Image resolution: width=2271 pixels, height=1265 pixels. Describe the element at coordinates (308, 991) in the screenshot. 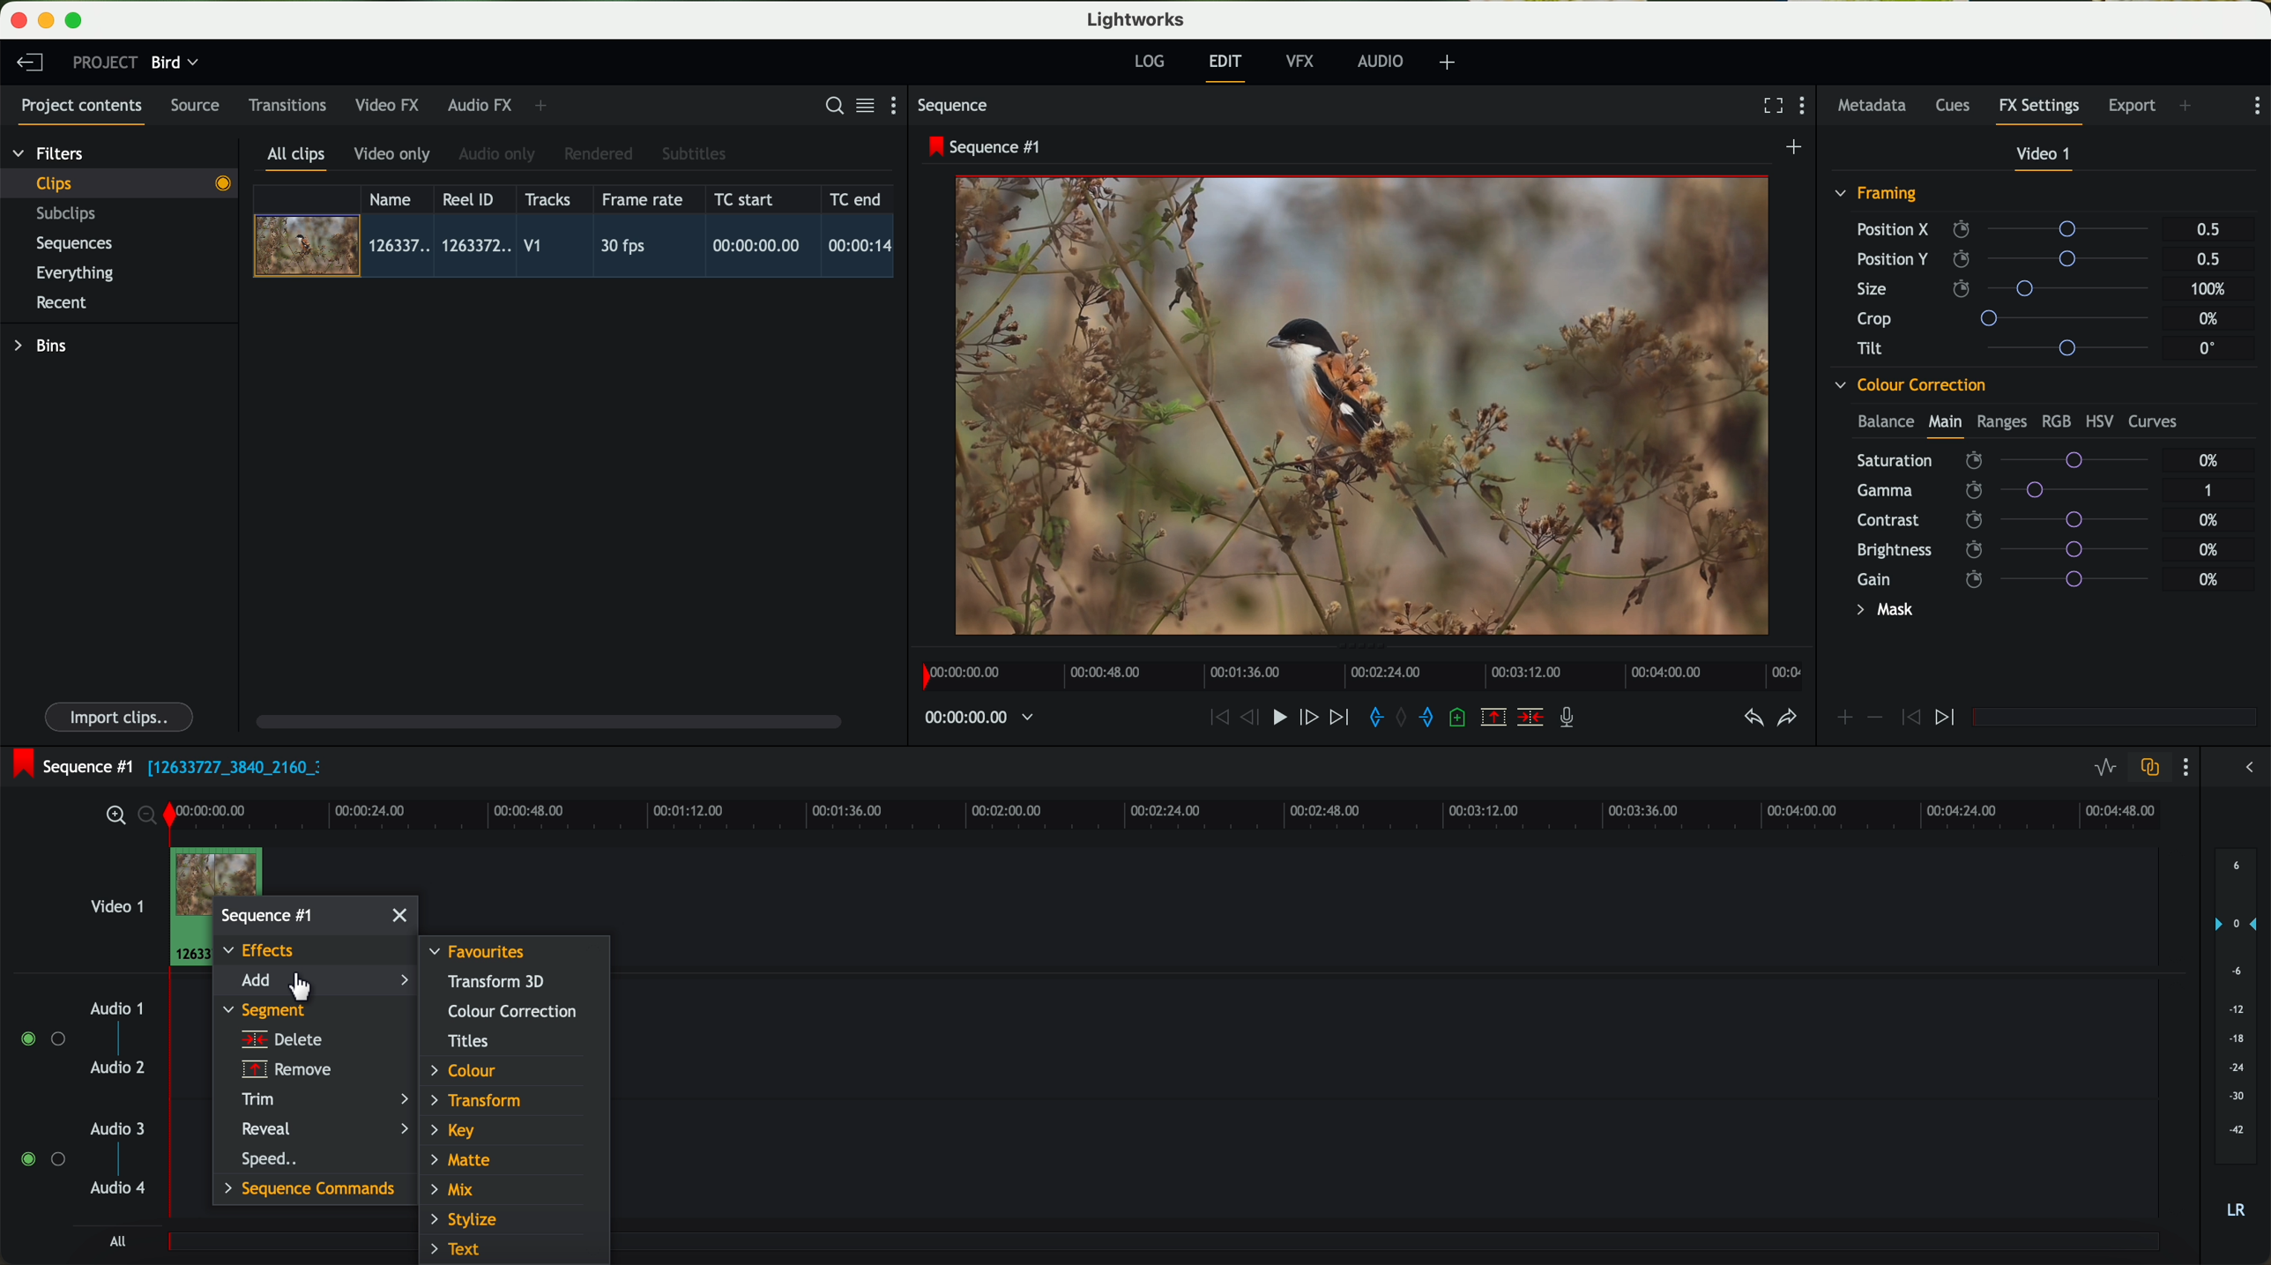

I see `Mouse Cursor` at that location.